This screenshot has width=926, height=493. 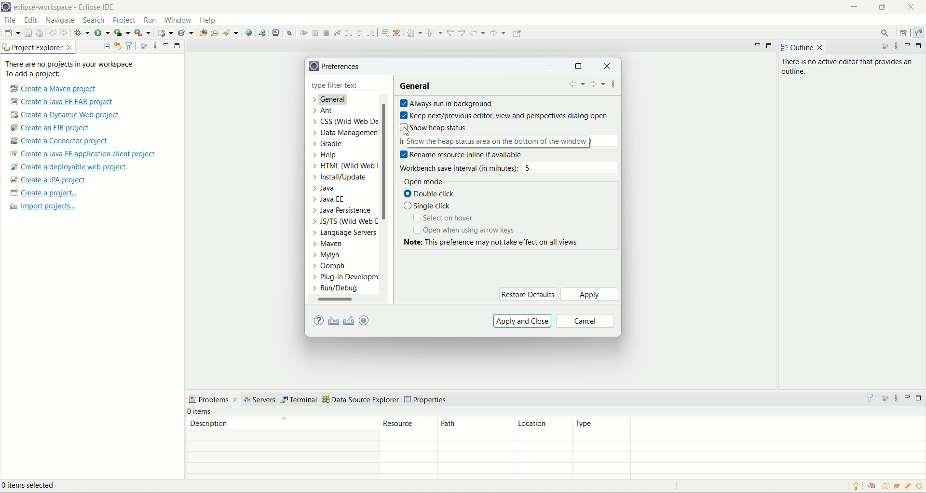 I want to click on mylyn, so click(x=327, y=256).